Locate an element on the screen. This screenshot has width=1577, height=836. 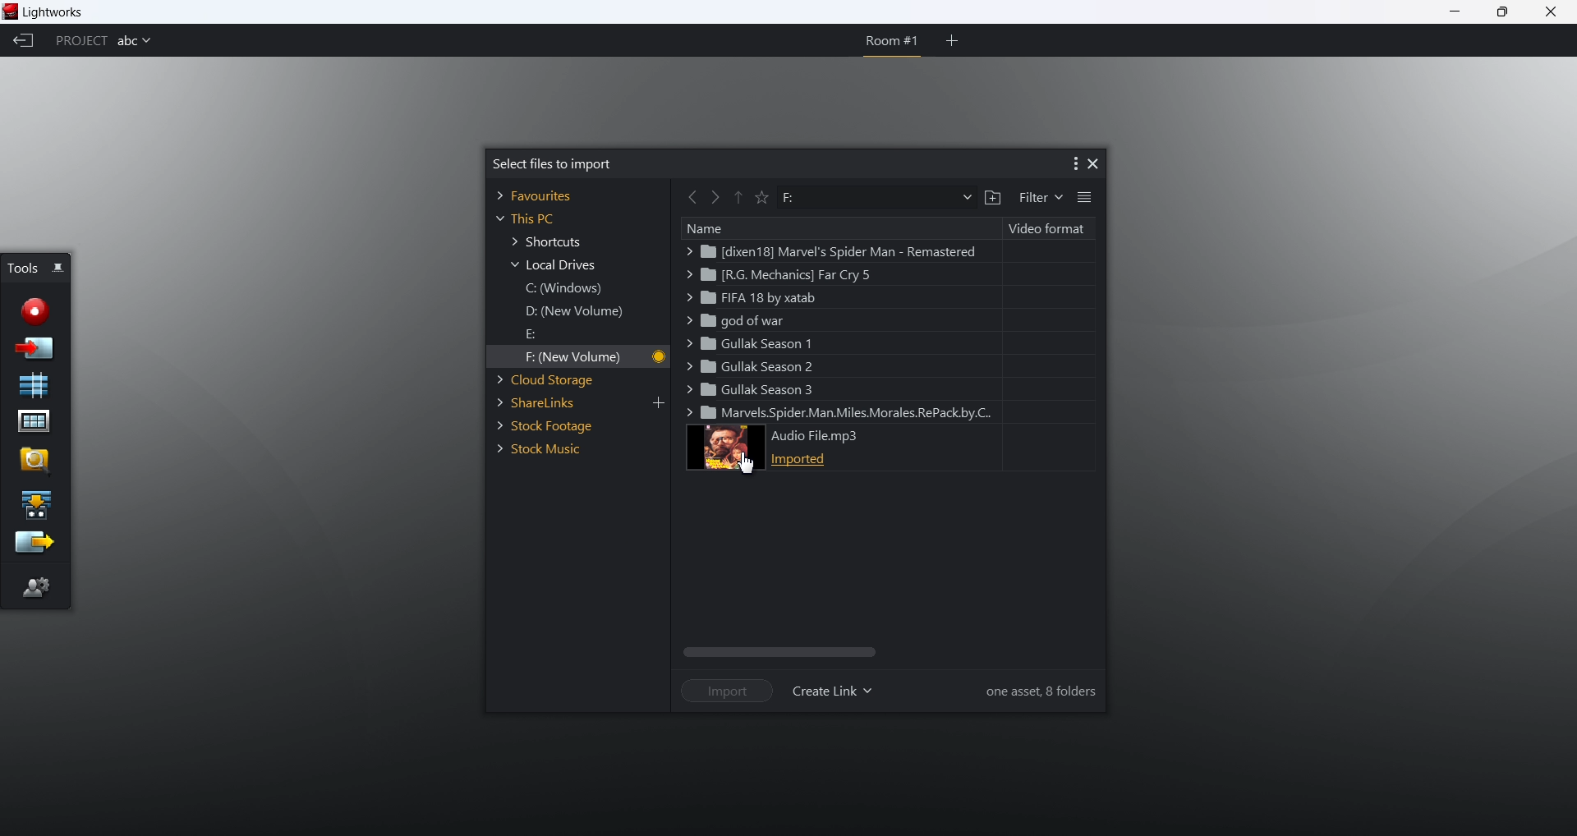
add link is located at coordinates (658, 403).